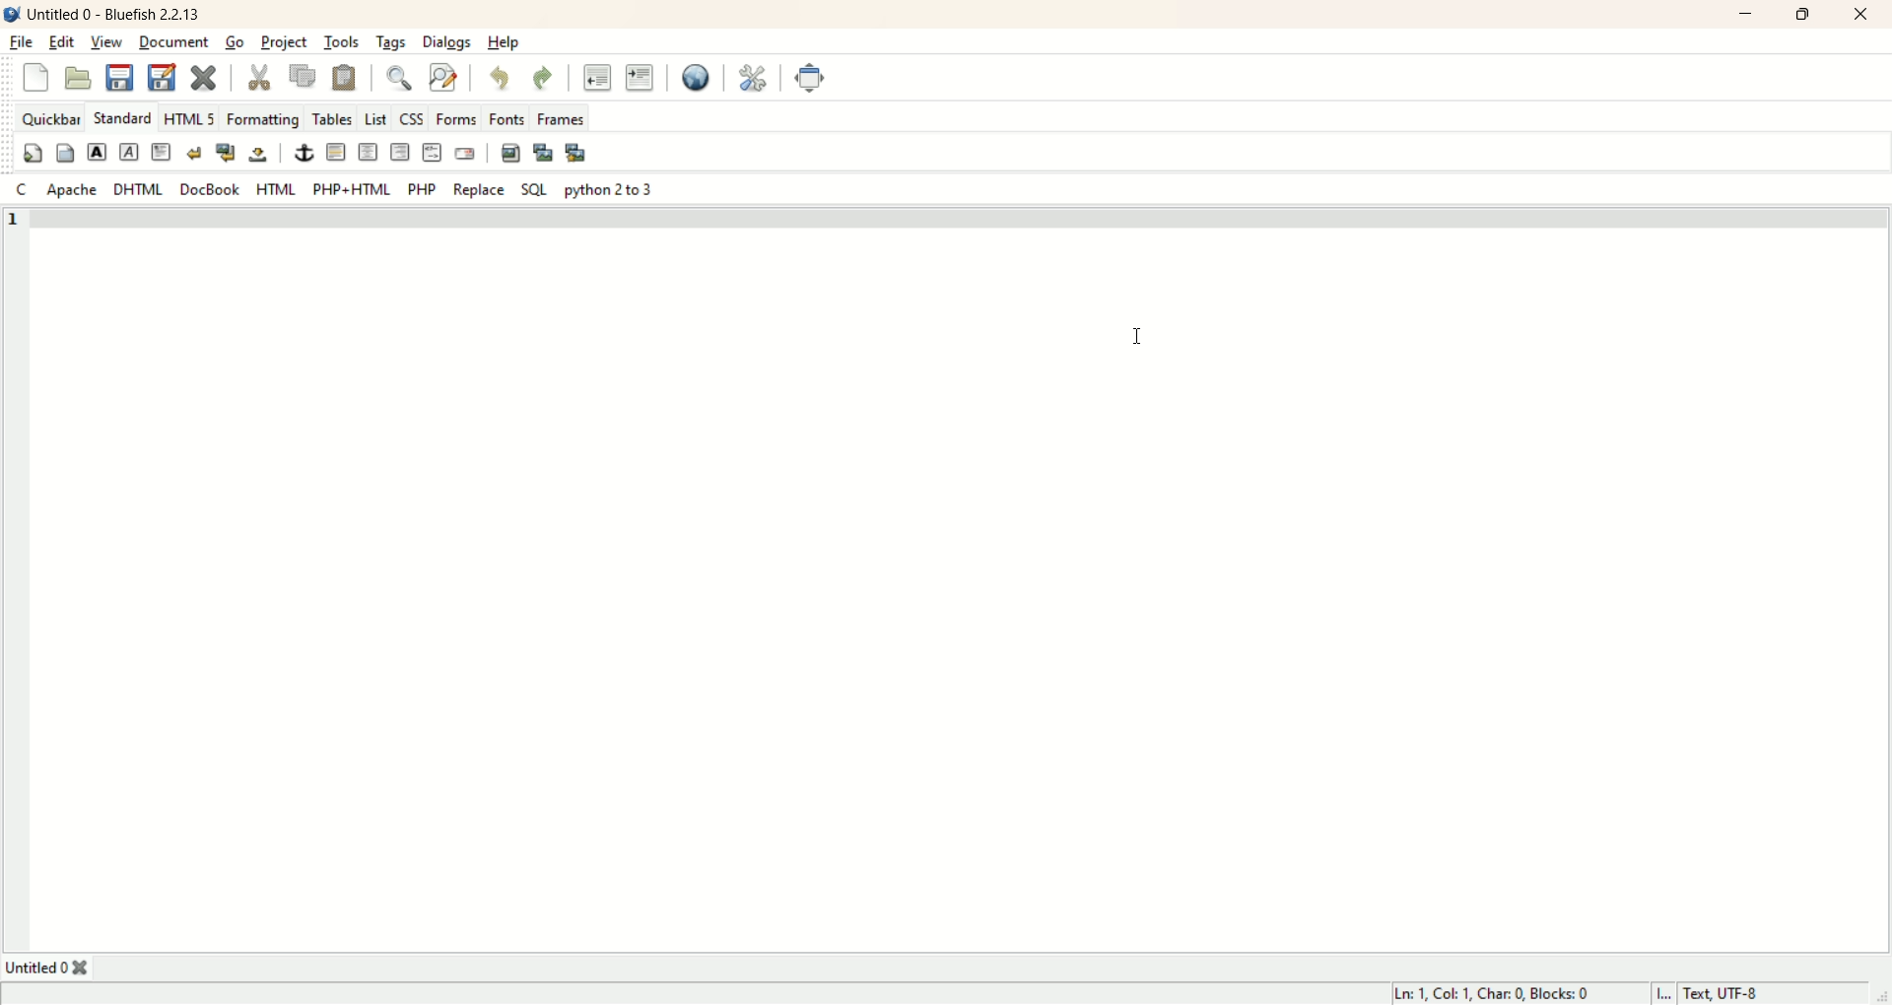 The width and height of the screenshot is (1892, 1005). What do you see at coordinates (17, 189) in the screenshot?
I see `C` at bounding box center [17, 189].